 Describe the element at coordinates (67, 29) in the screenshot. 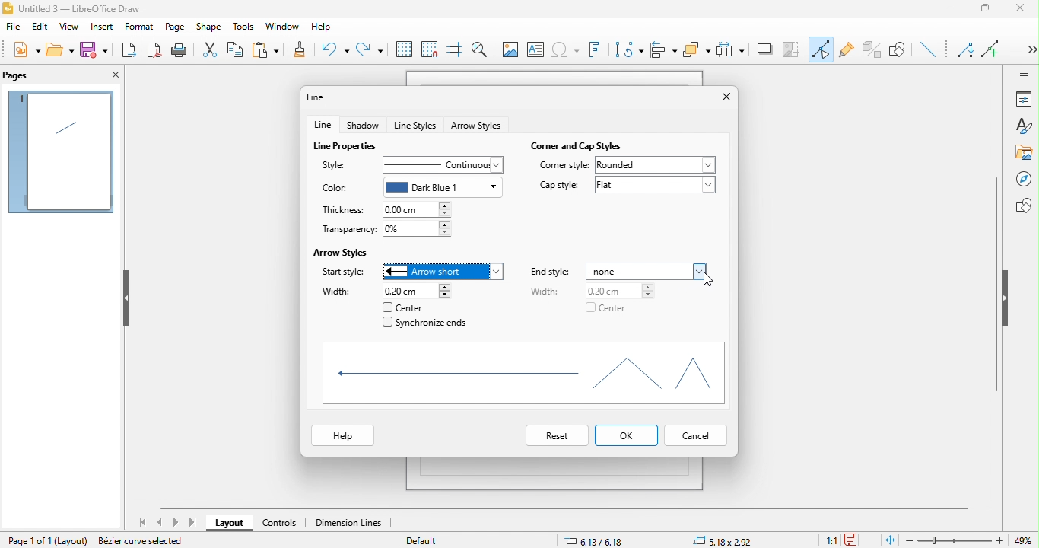

I see `view` at that location.